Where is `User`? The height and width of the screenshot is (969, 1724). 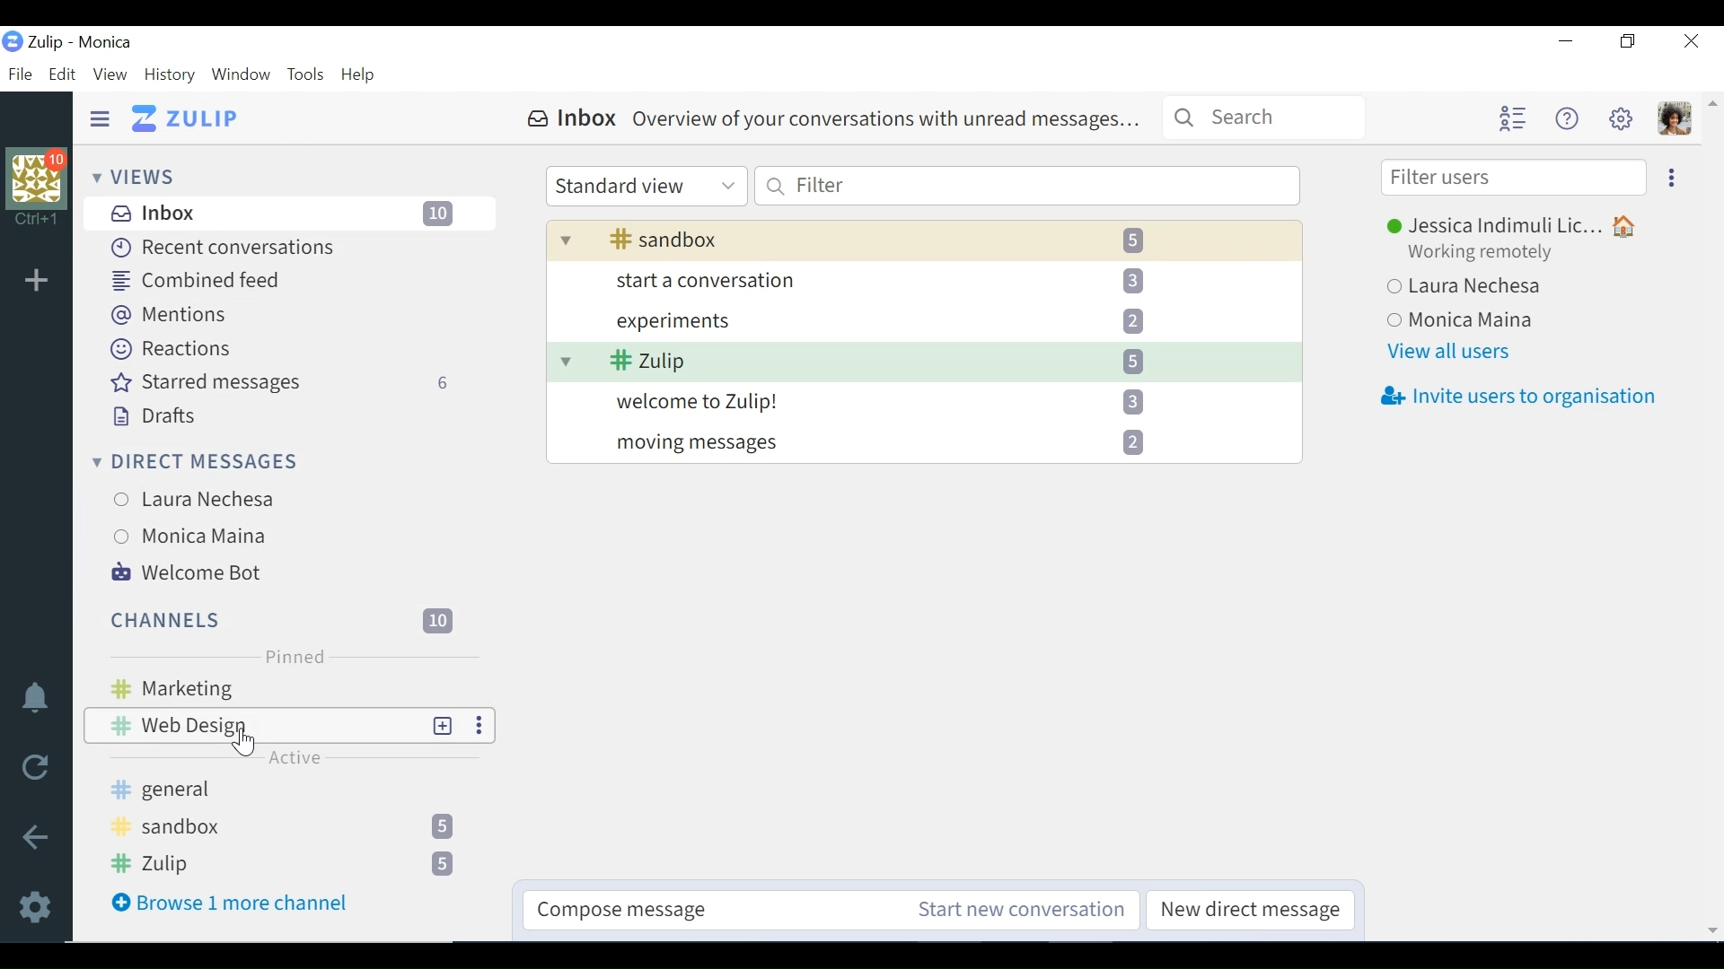
User is located at coordinates (204, 537).